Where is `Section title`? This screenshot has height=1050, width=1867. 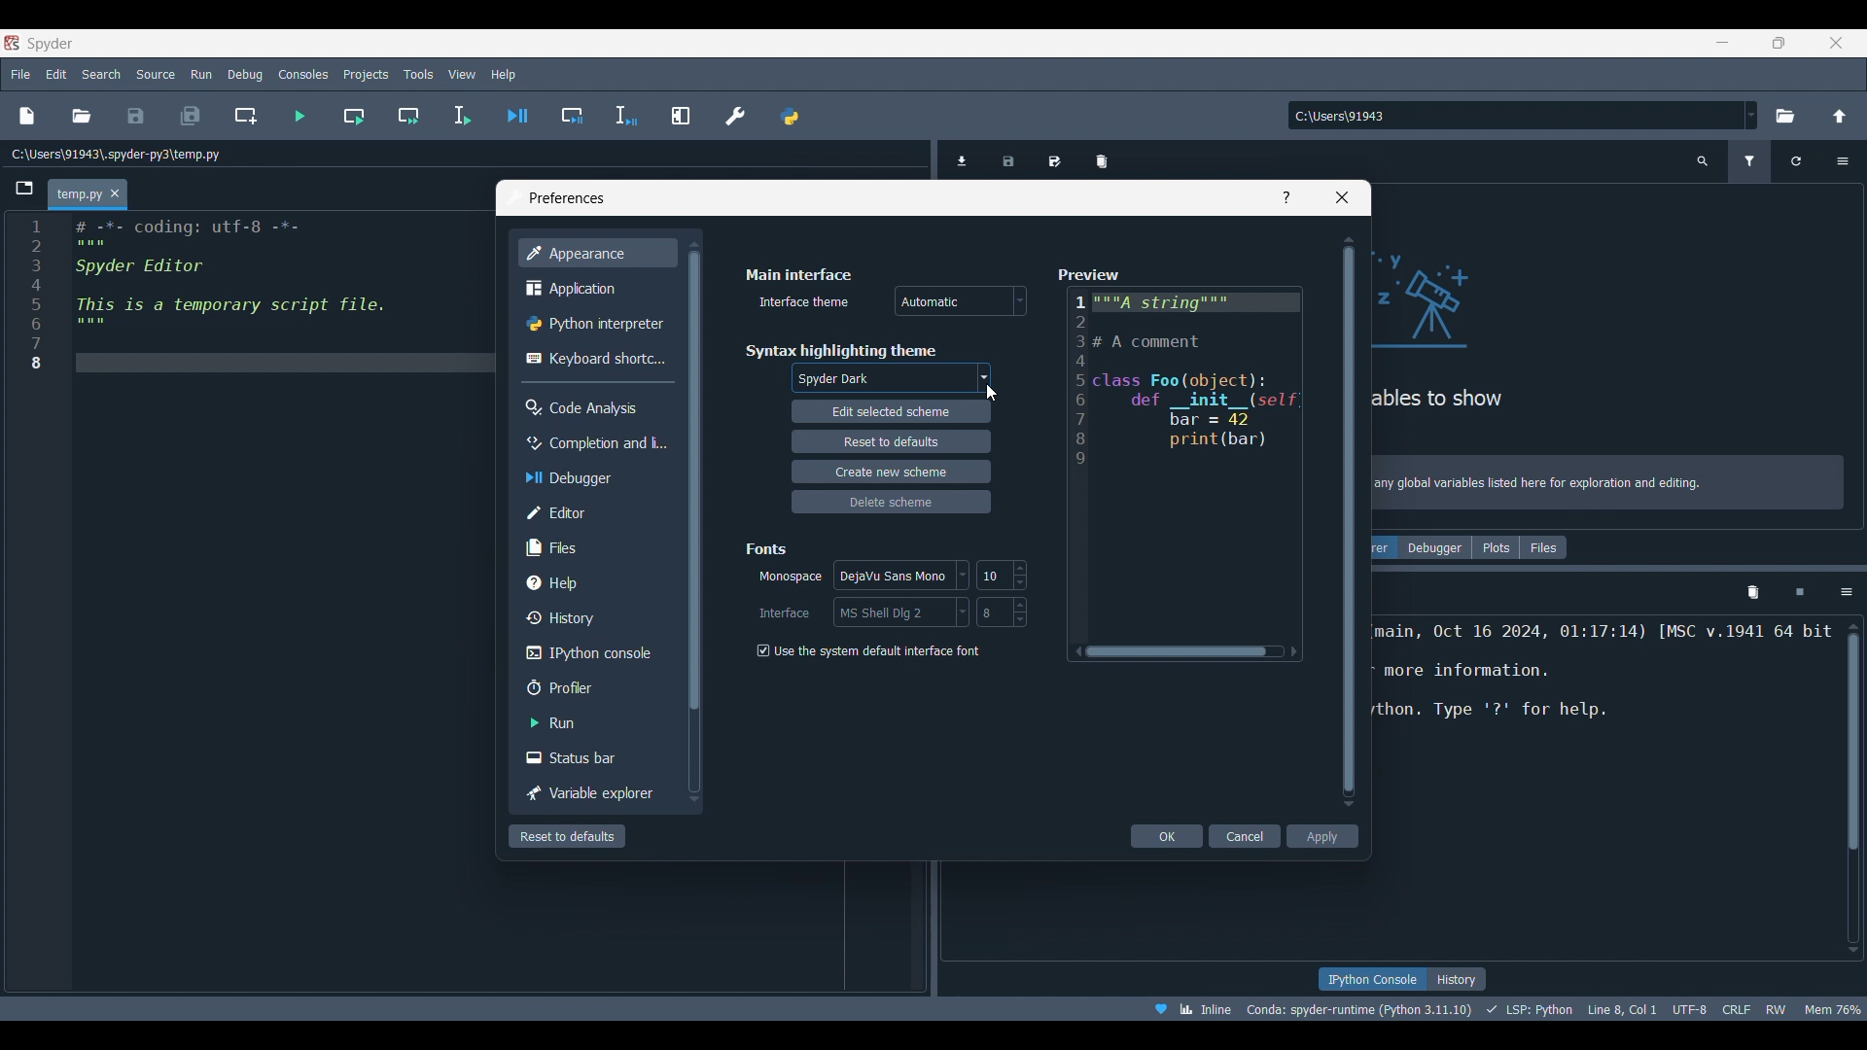 Section title is located at coordinates (766, 548).